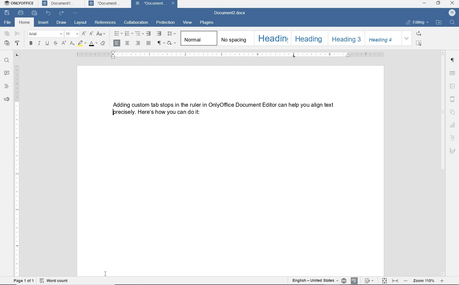 This screenshot has height=285, width=459. I want to click on minimize, so click(424, 3).